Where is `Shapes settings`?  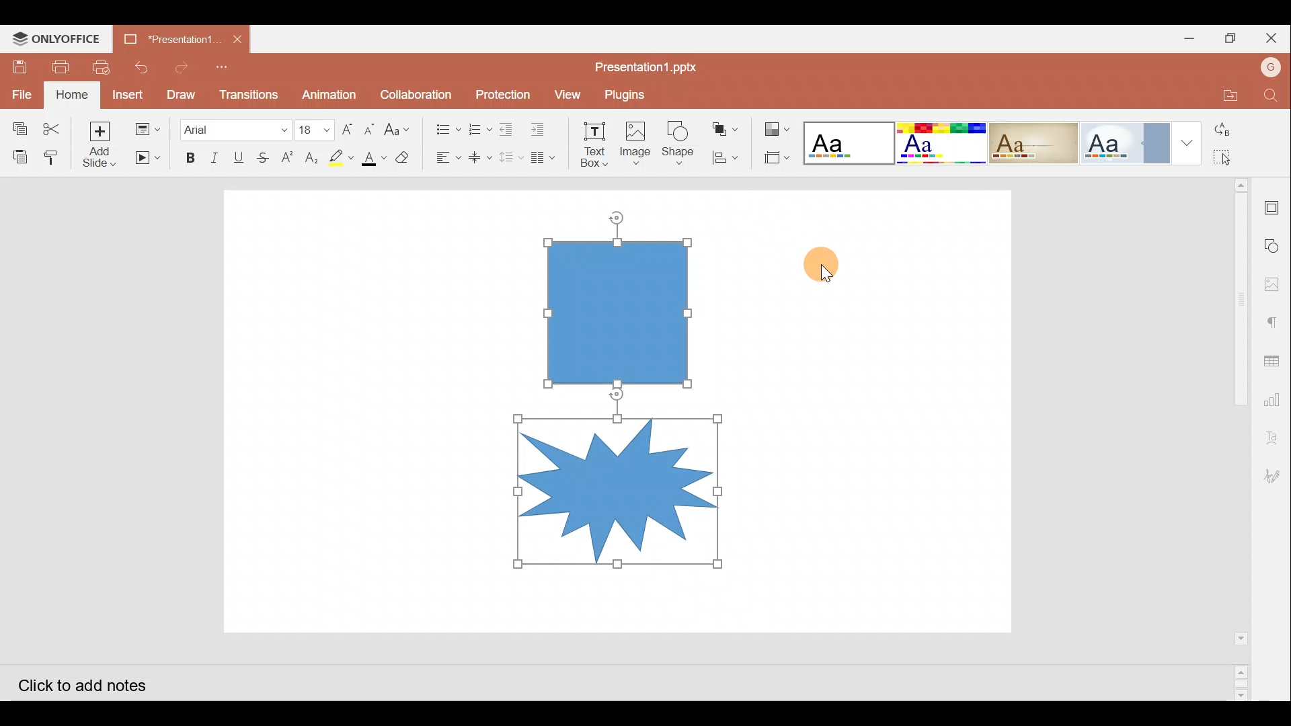 Shapes settings is located at coordinates (1274, 243).